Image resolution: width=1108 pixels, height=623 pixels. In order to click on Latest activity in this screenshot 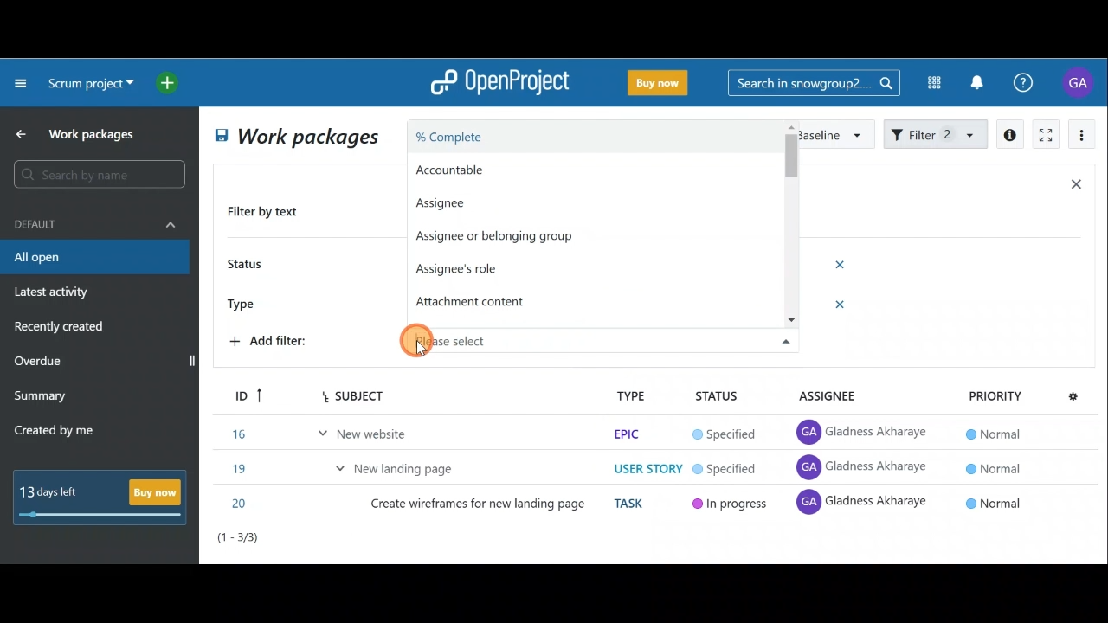, I will do `click(54, 294)`.